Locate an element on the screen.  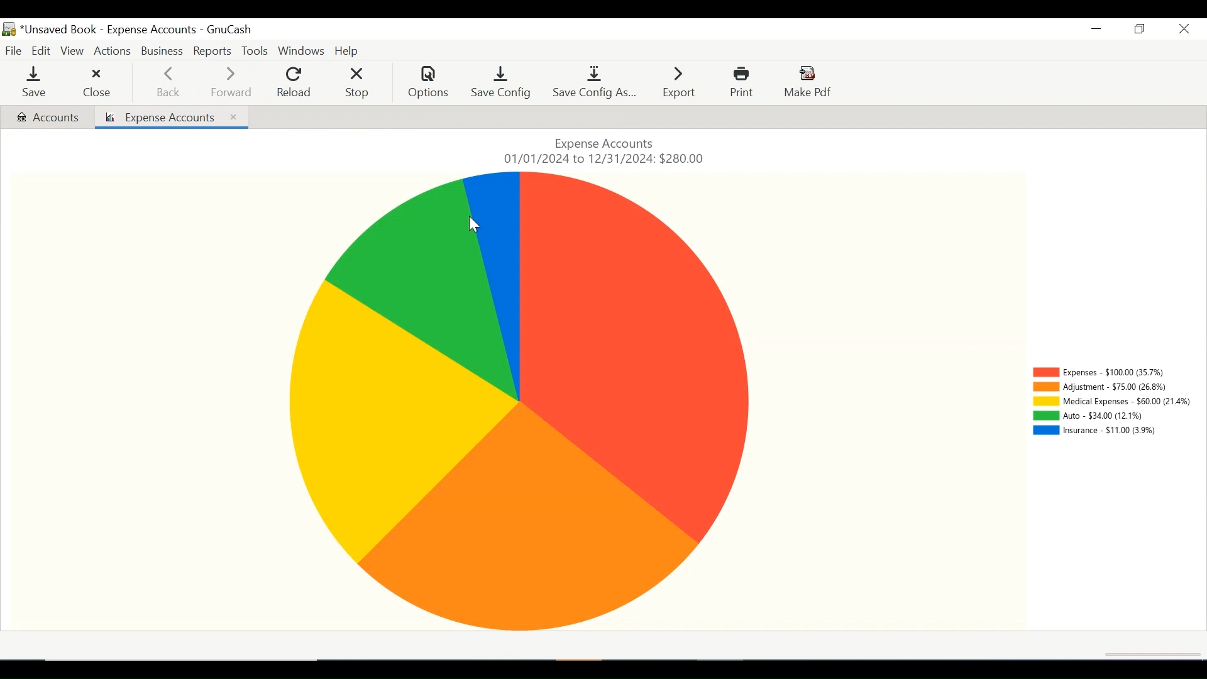
Back is located at coordinates (173, 83).